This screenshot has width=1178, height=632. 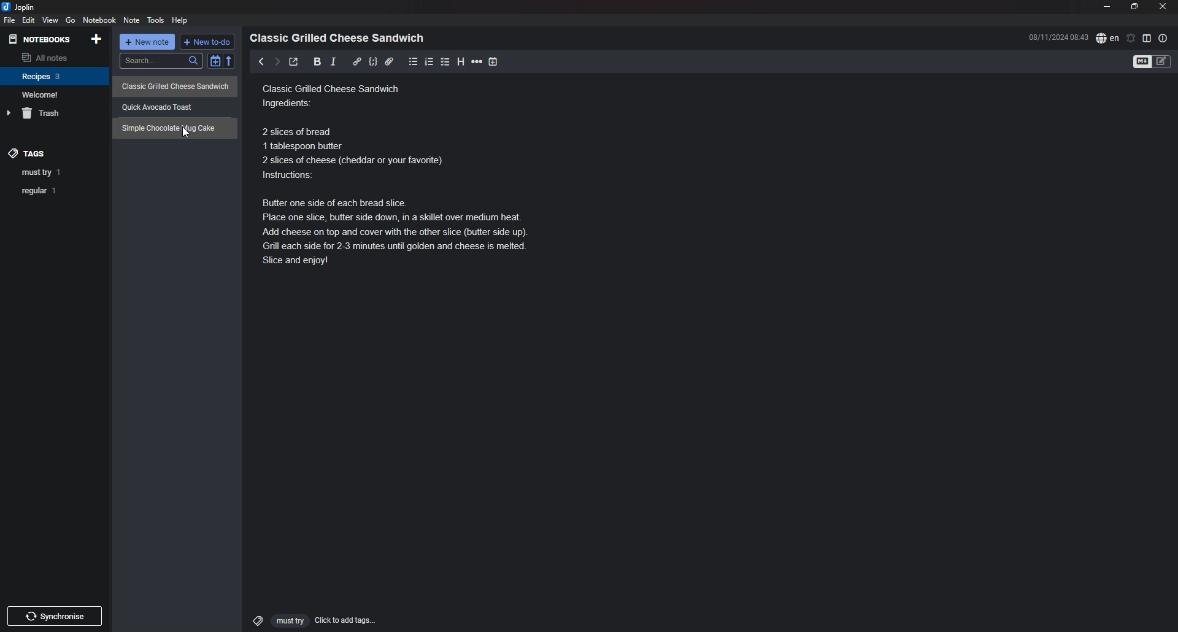 I want to click on toggle editor, so click(x=1153, y=63).